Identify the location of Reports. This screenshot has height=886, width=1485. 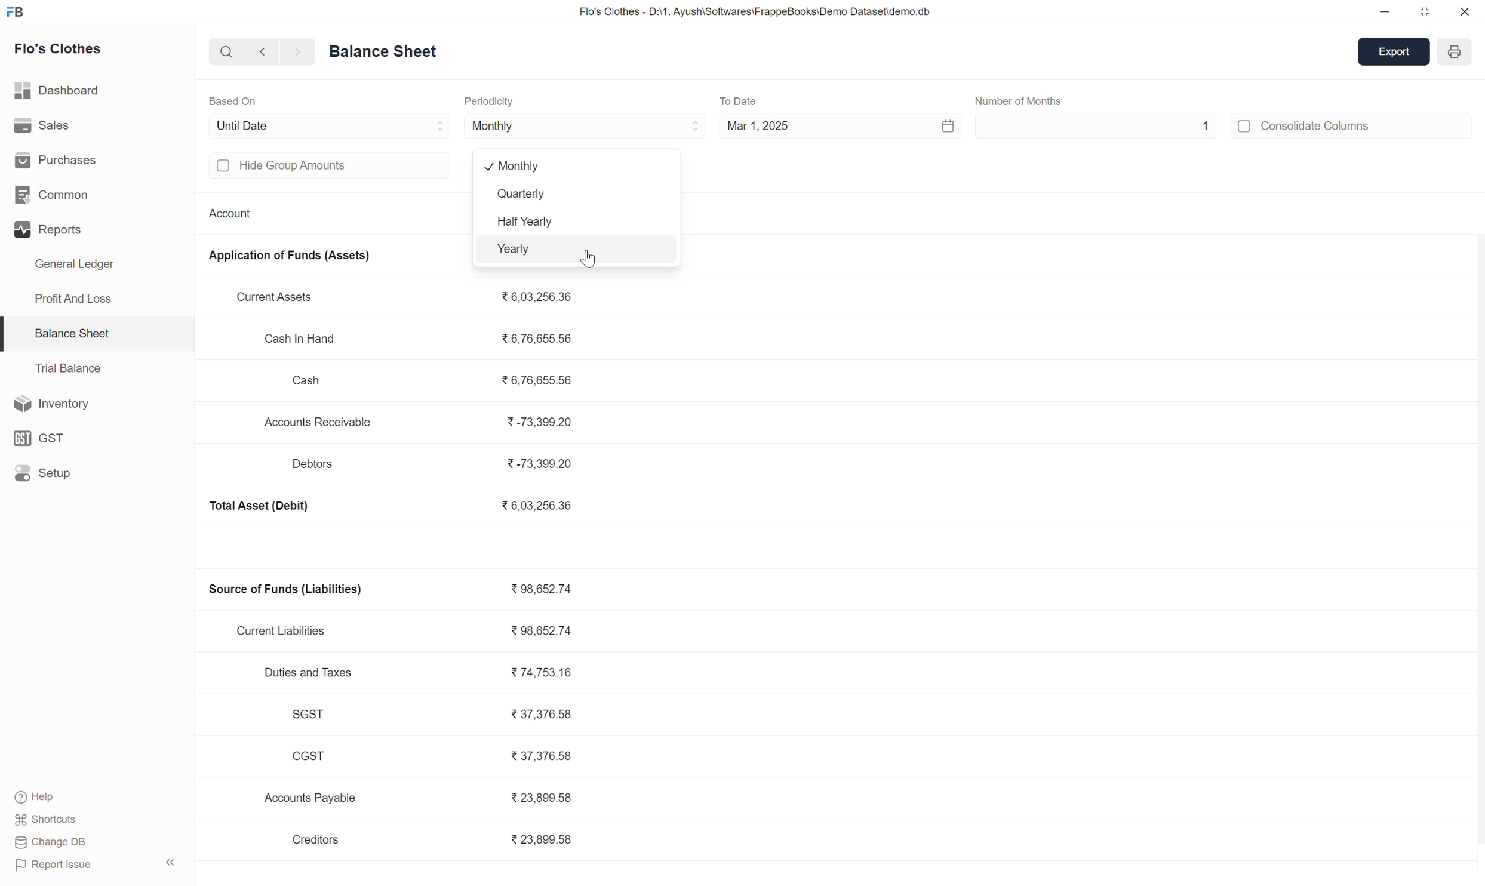
(86, 230).